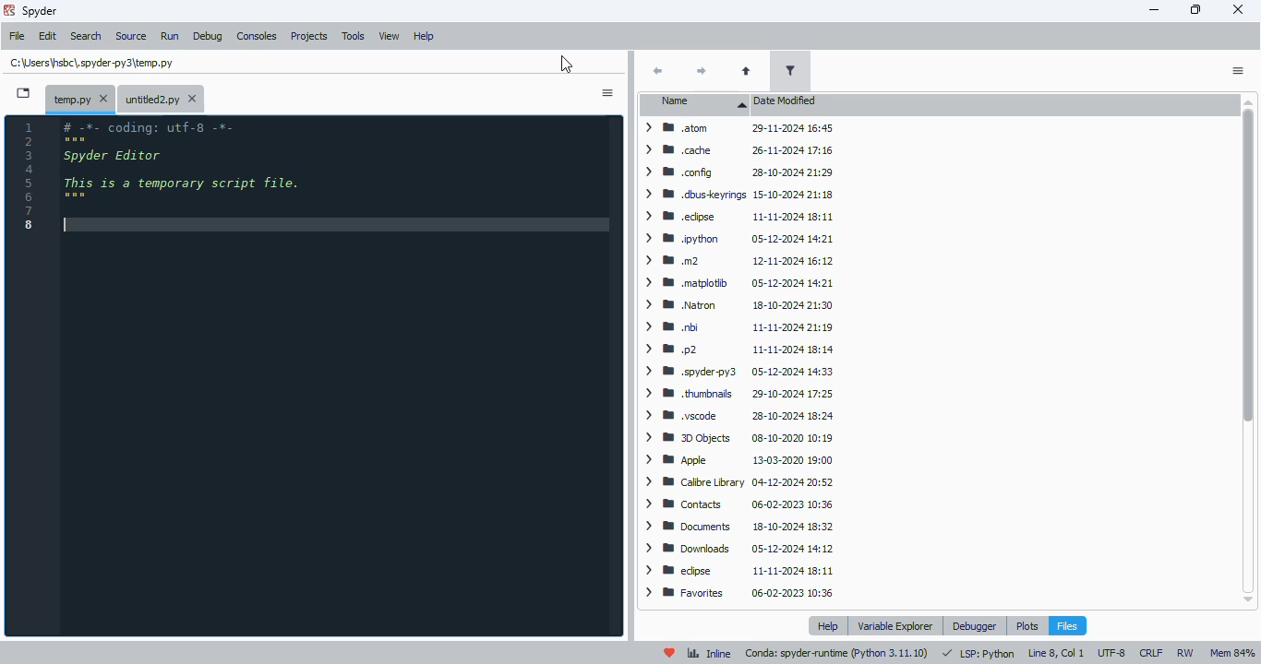  Describe the element at coordinates (836, 655) in the screenshot. I see `conda: spyder-runtime (pyton 3. 11. 10)` at that location.